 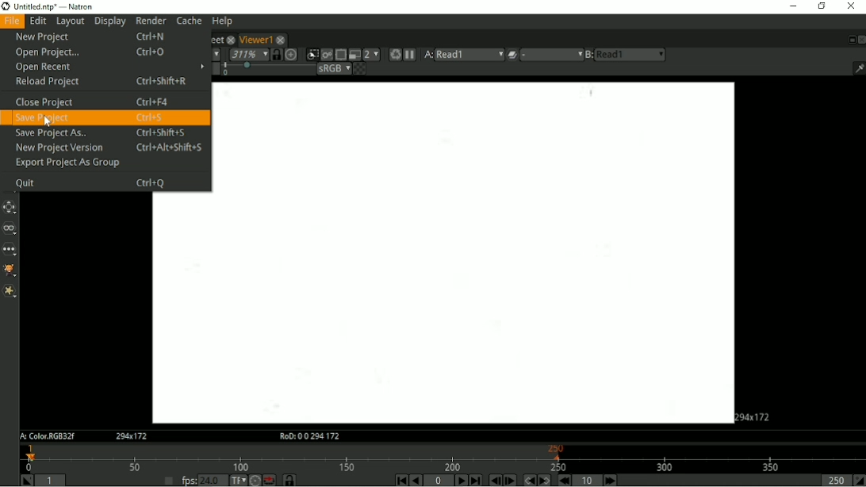 What do you see at coordinates (102, 133) in the screenshot?
I see `Save Project As` at bounding box center [102, 133].